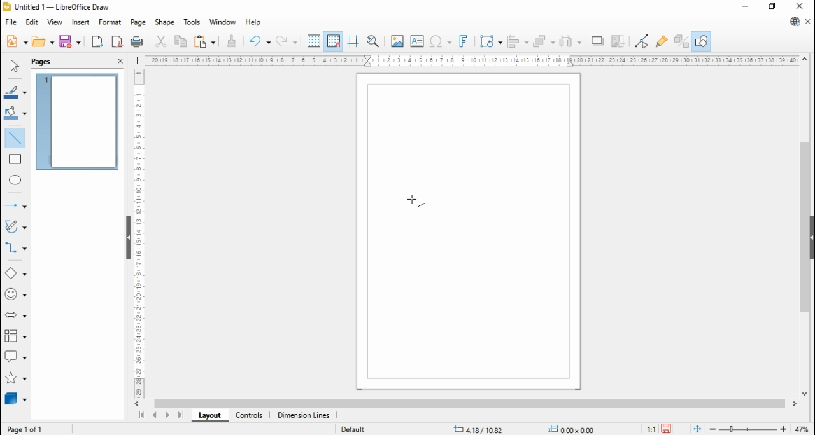  What do you see at coordinates (193, 22) in the screenshot?
I see `tools` at bounding box center [193, 22].